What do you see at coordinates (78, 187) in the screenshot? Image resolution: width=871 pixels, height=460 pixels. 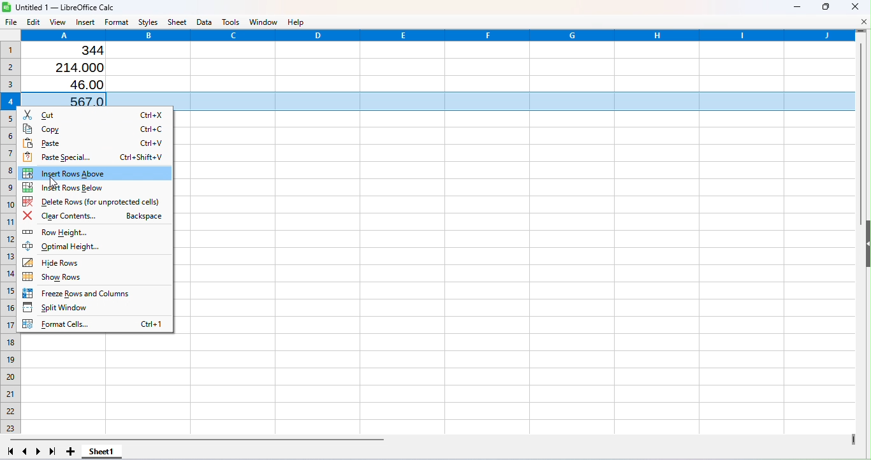 I see `Insert rows below` at bounding box center [78, 187].